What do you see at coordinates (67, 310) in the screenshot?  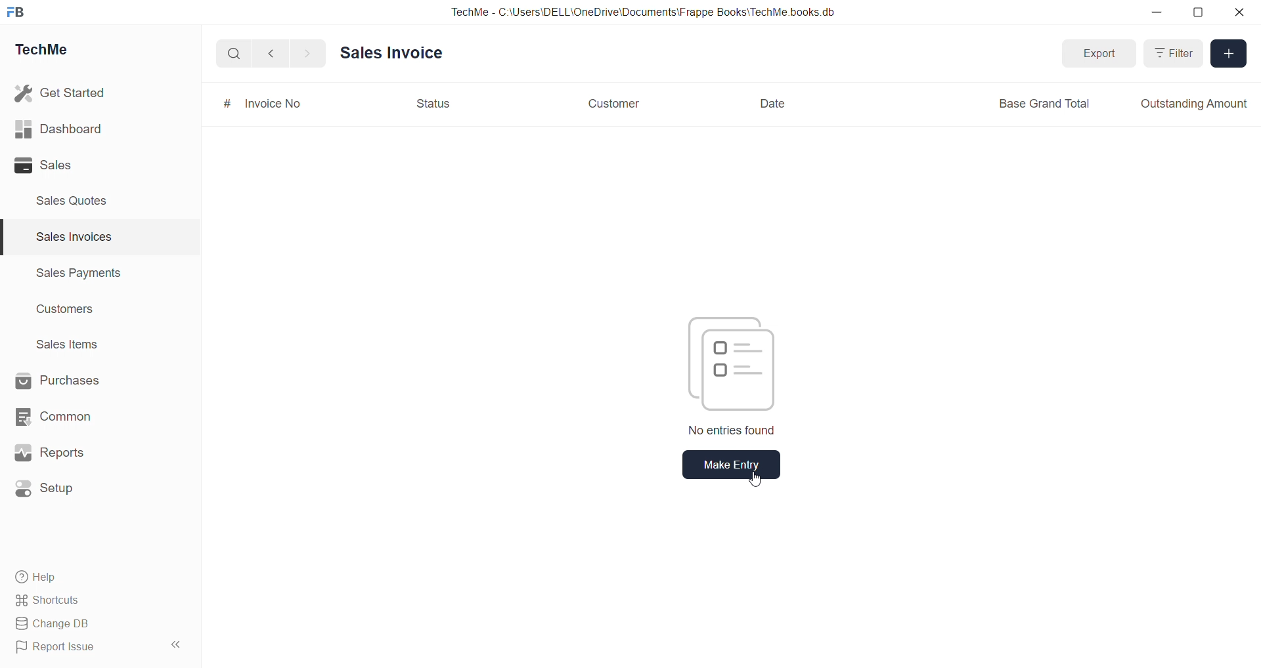 I see `Customers` at bounding box center [67, 310].